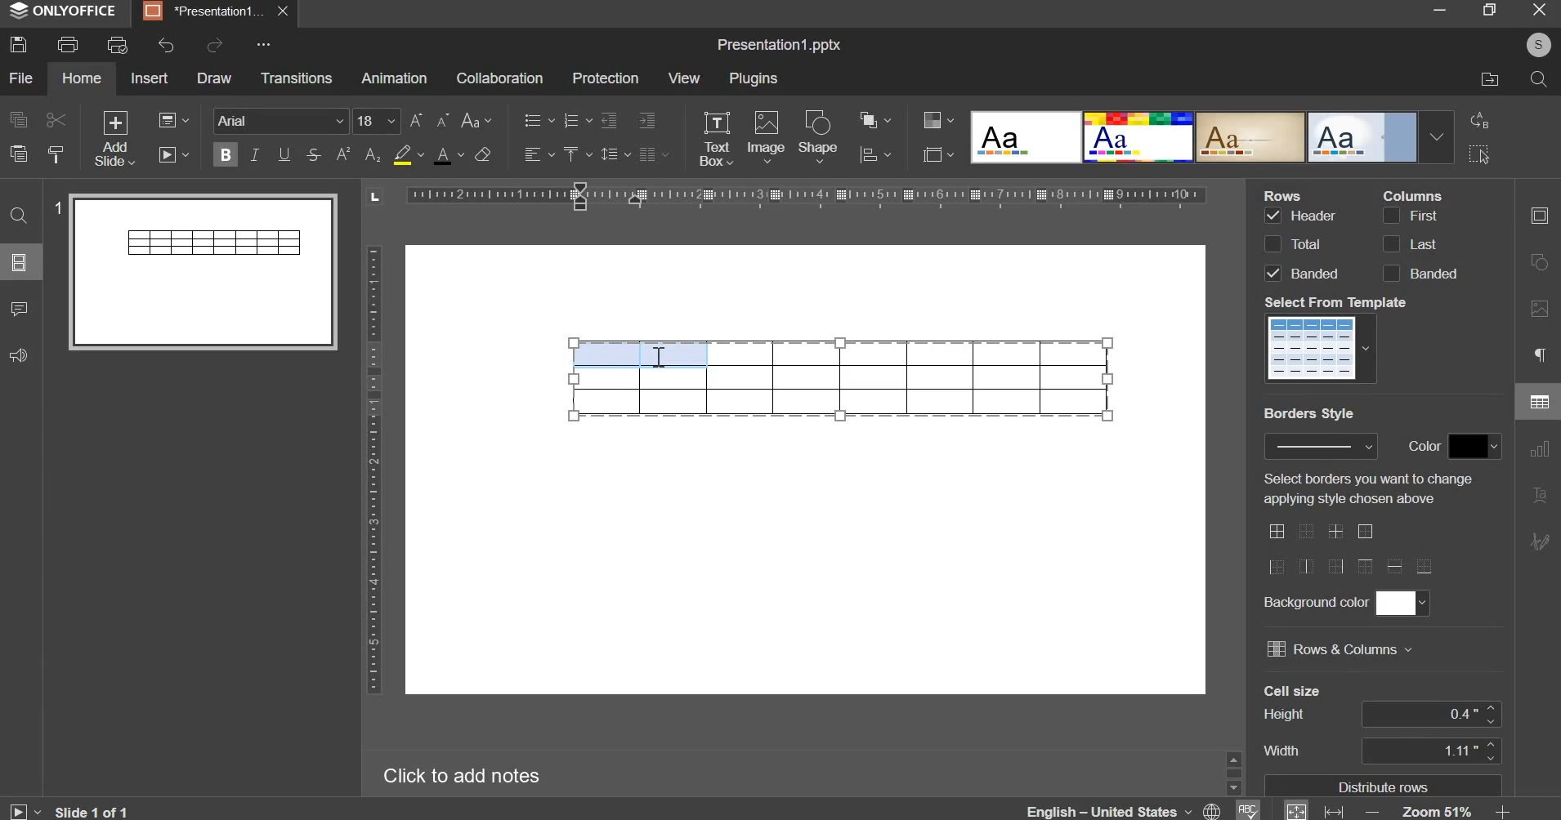 The width and height of the screenshot is (1561, 820). I want to click on Distribute rows, so click(1386, 786).